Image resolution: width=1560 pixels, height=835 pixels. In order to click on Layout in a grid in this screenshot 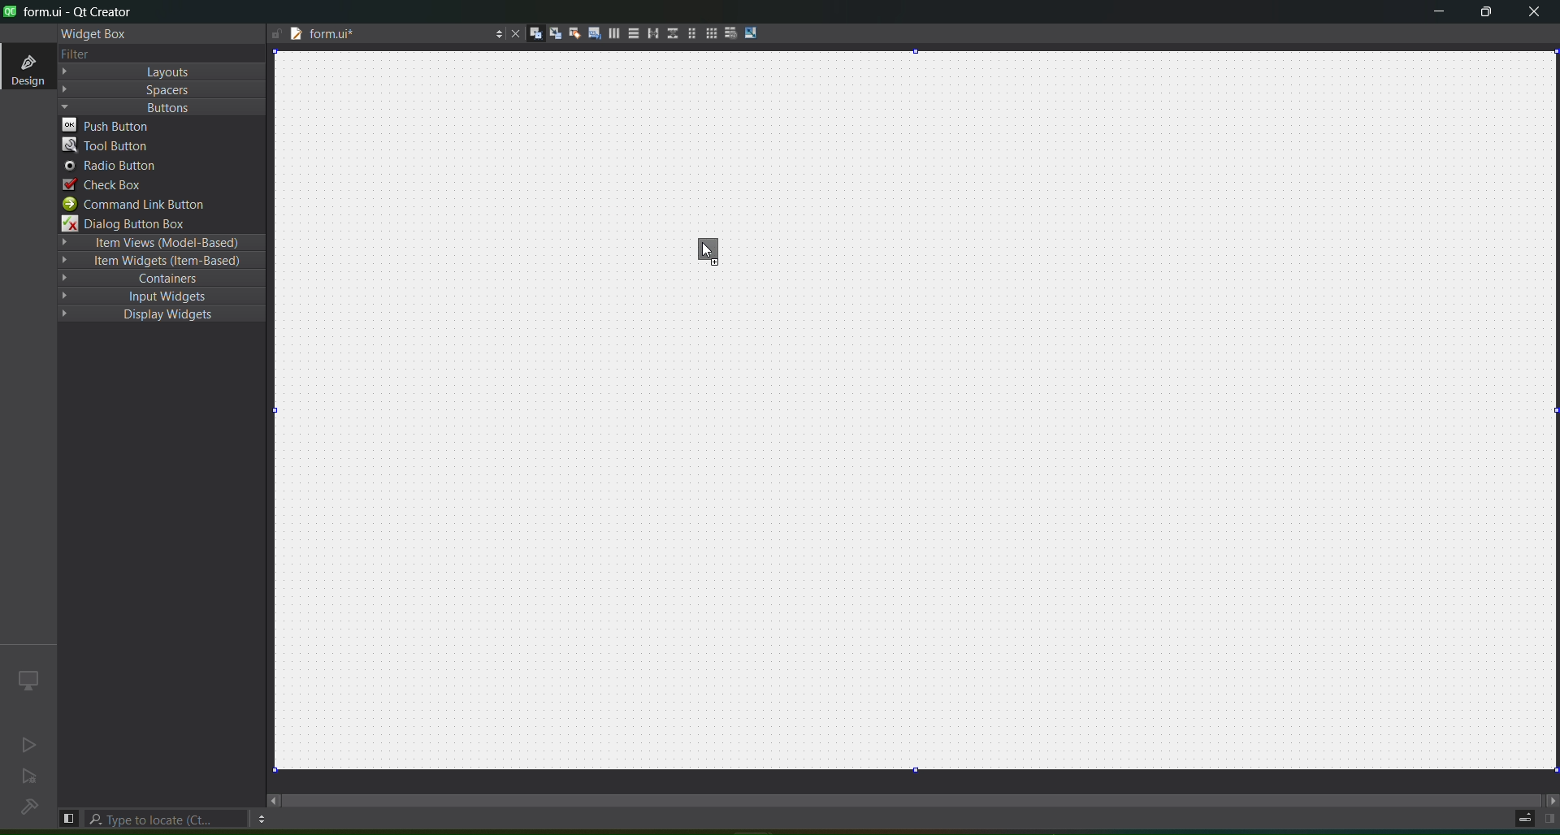, I will do `click(710, 33)`.